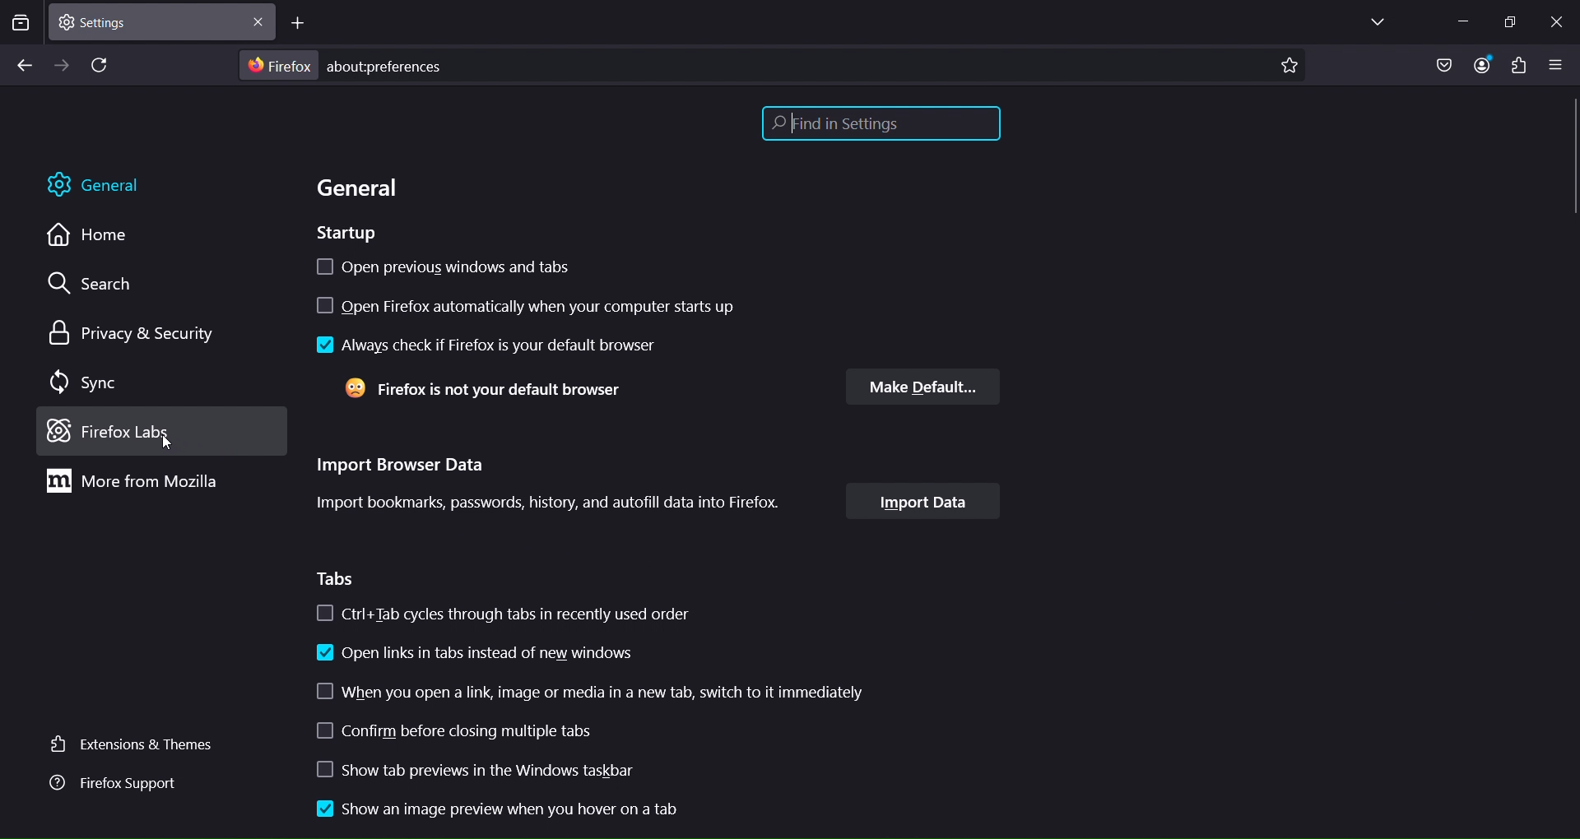  What do you see at coordinates (457, 734) in the screenshot?
I see `confirm before closing new tabs` at bounding box center [457, 734].